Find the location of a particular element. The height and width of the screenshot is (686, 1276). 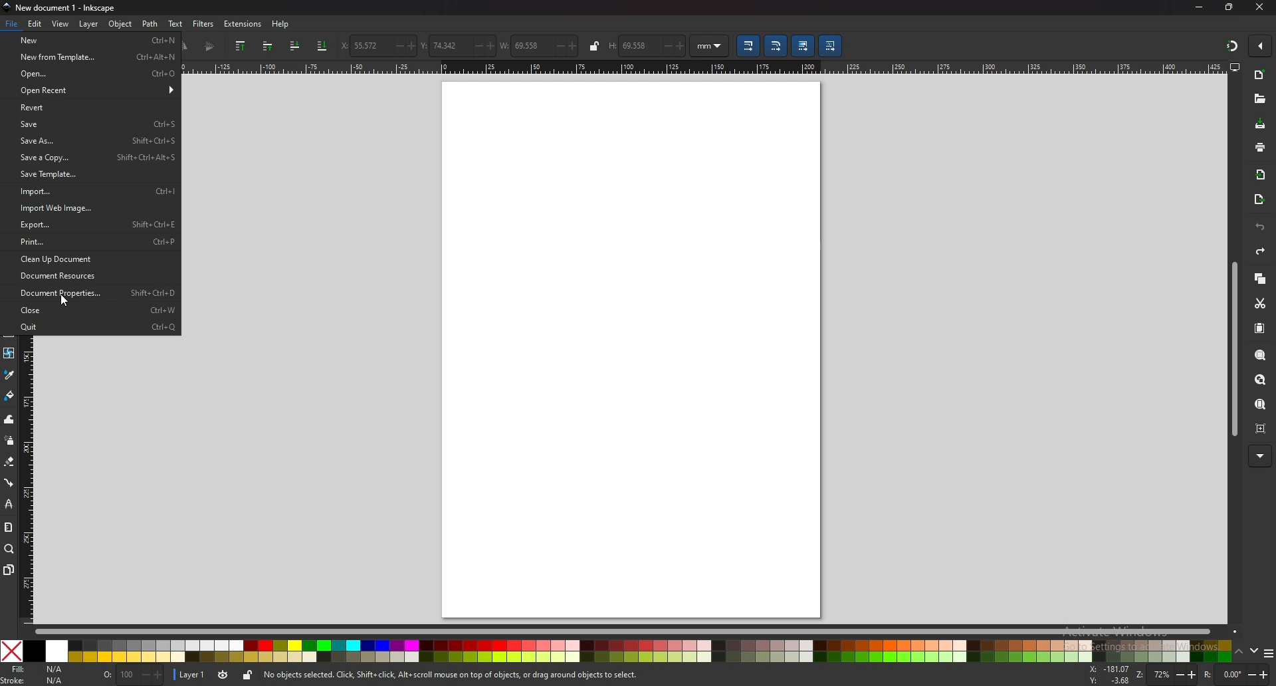

No objects selected. Click, Shift+ click, Alt scroll mouse on top of objects, or drag around objects to select, is located at coordinates (464, 675).